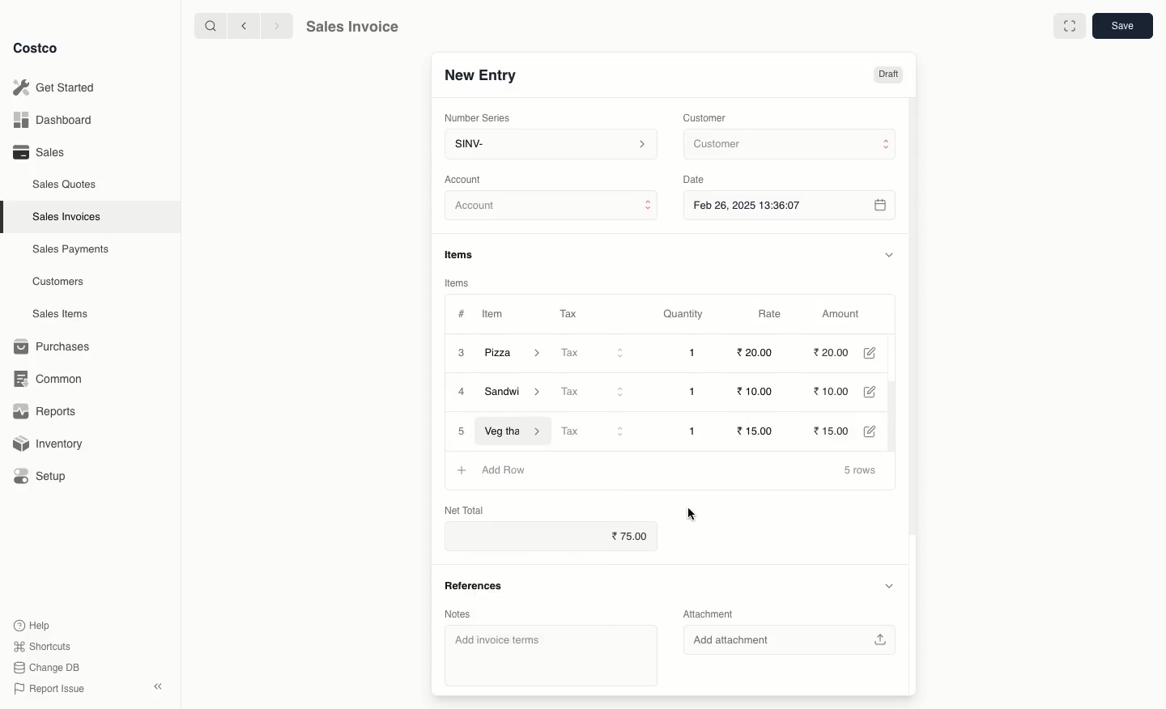  What do you see at coordinates (58, 281) in the screenshot?
I see `Customers` at bounding box center [58, 281].